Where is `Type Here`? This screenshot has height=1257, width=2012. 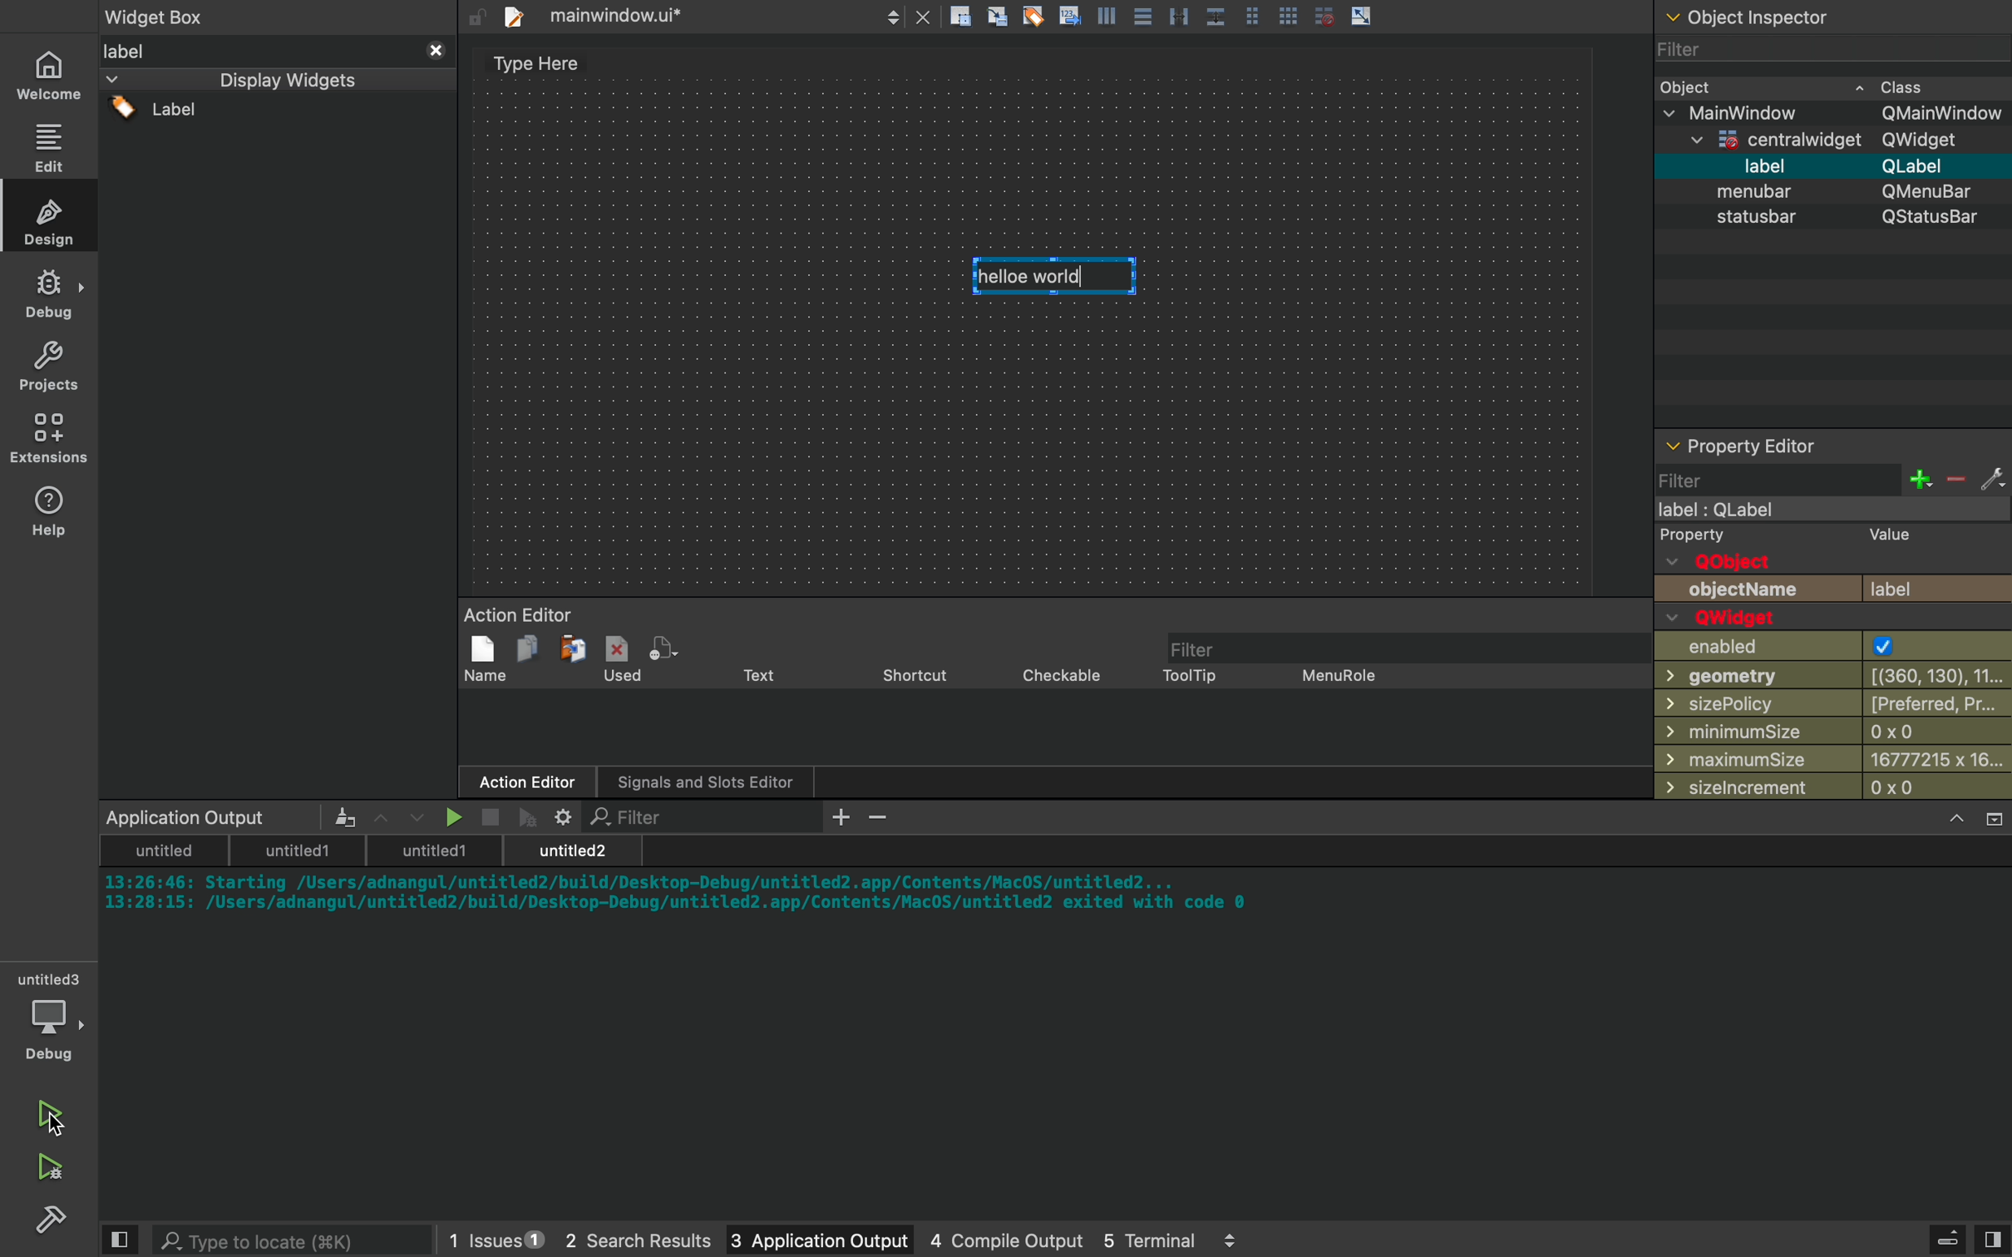 Type Here is located at coordinates (536, 65).